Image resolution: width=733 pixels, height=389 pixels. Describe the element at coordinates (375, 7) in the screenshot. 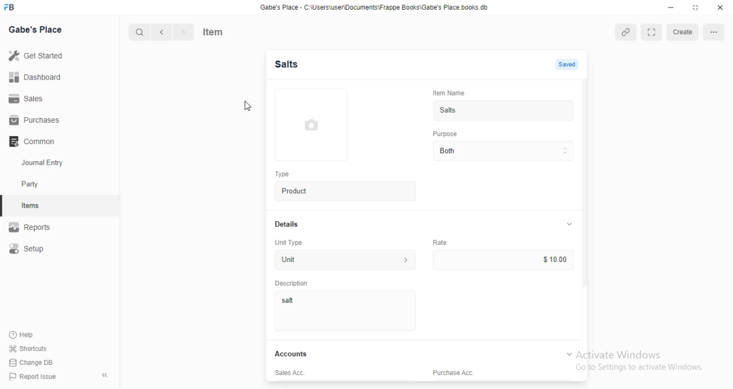

I see `‘Gabe's Place - C \Users\usenDocuments\Frappe Books\Gabe's Place books db` at that location.